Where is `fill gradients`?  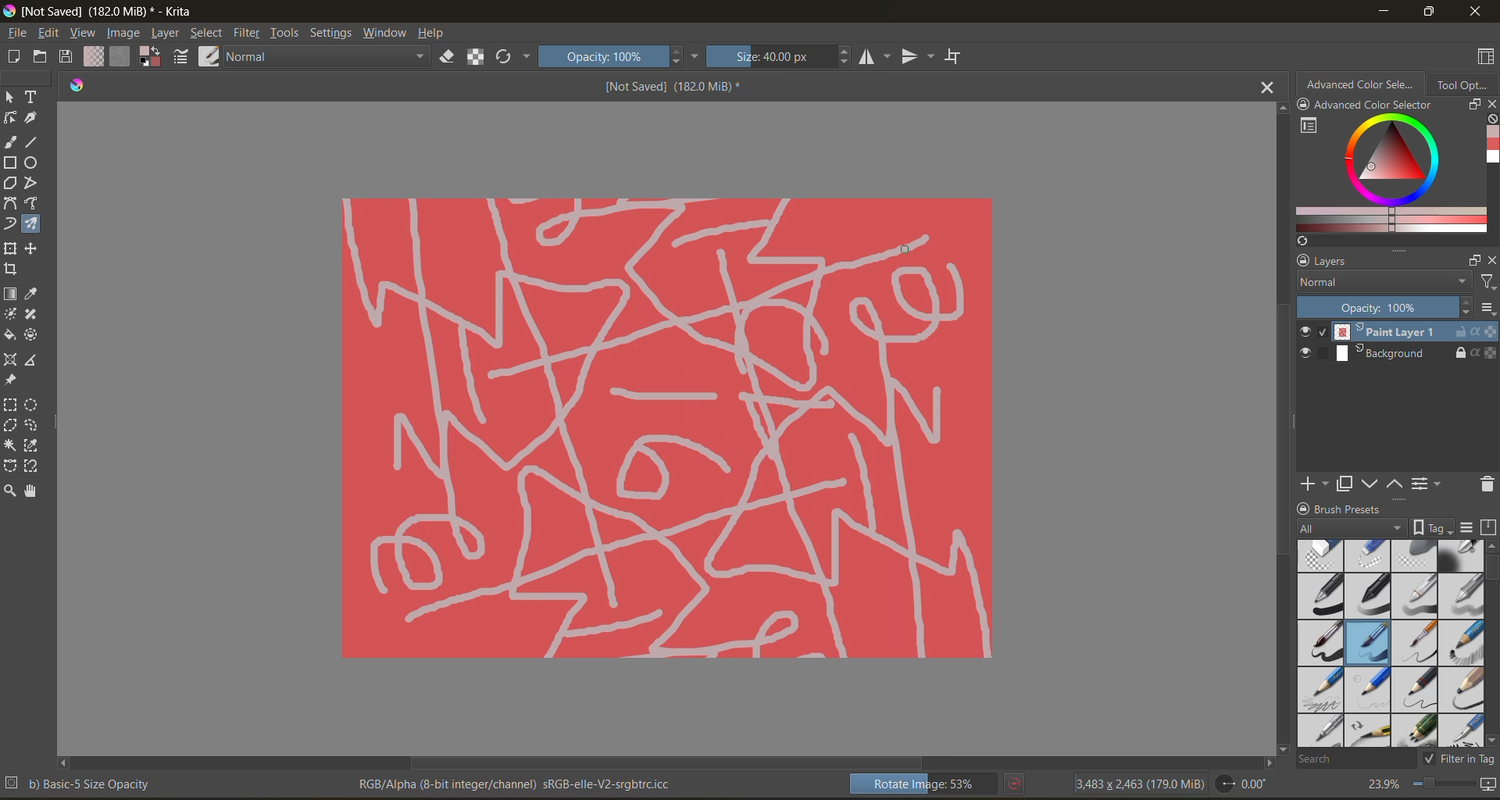 fill gradients is located at coordinates (94, 56).